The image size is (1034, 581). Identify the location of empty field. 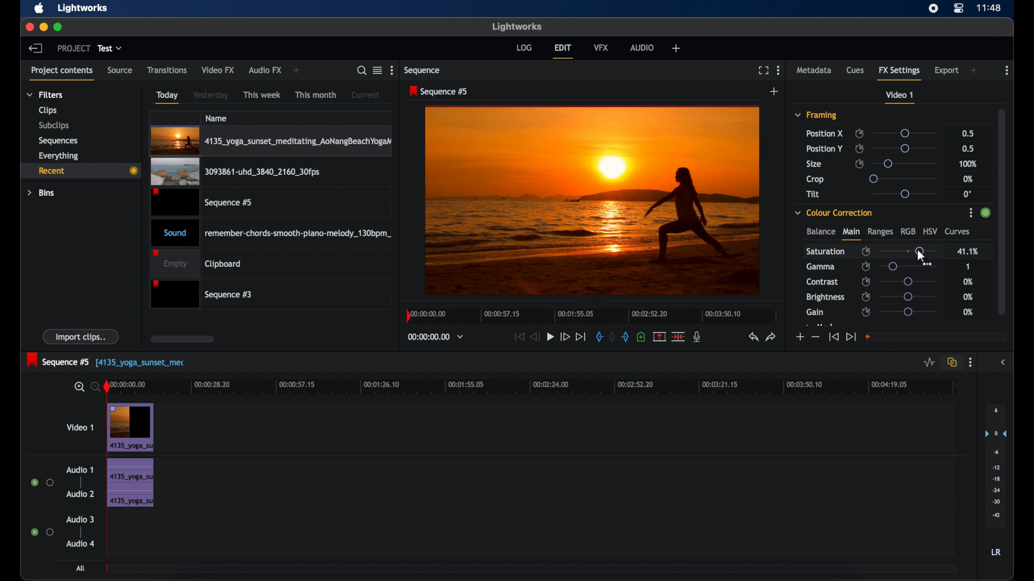
(936, 336).